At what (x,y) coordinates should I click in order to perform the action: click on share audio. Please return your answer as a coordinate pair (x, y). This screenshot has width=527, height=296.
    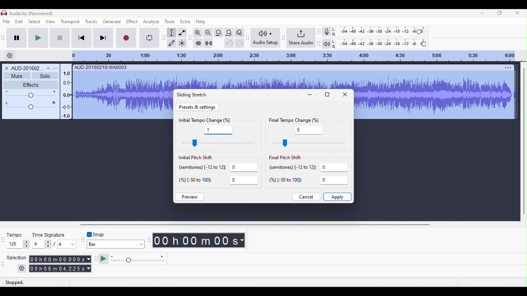
    Looking at the image, I should click on (301, 37).